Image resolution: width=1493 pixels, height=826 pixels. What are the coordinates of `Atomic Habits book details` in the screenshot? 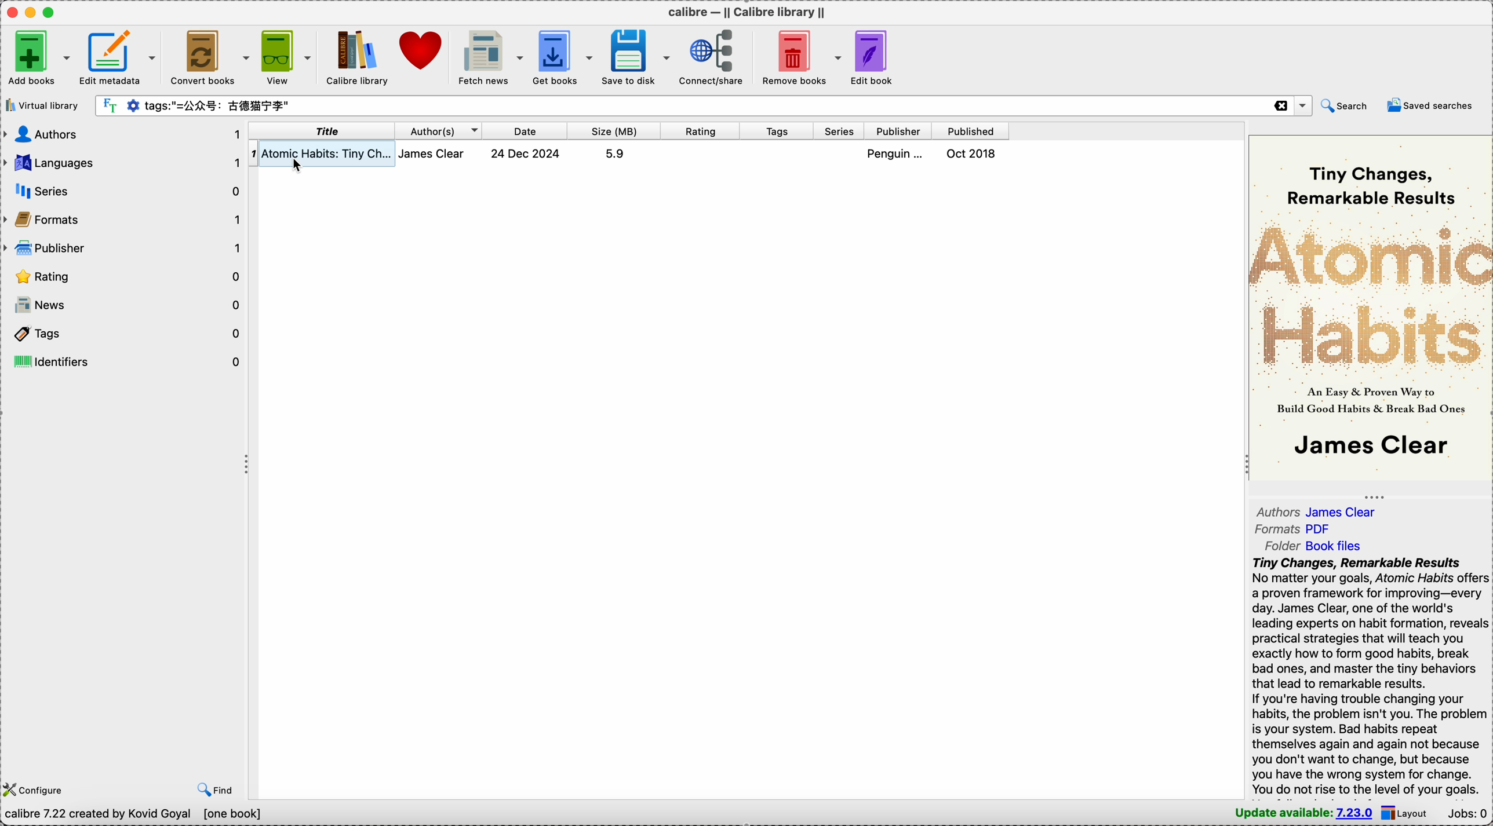 It's located at (264, 155).